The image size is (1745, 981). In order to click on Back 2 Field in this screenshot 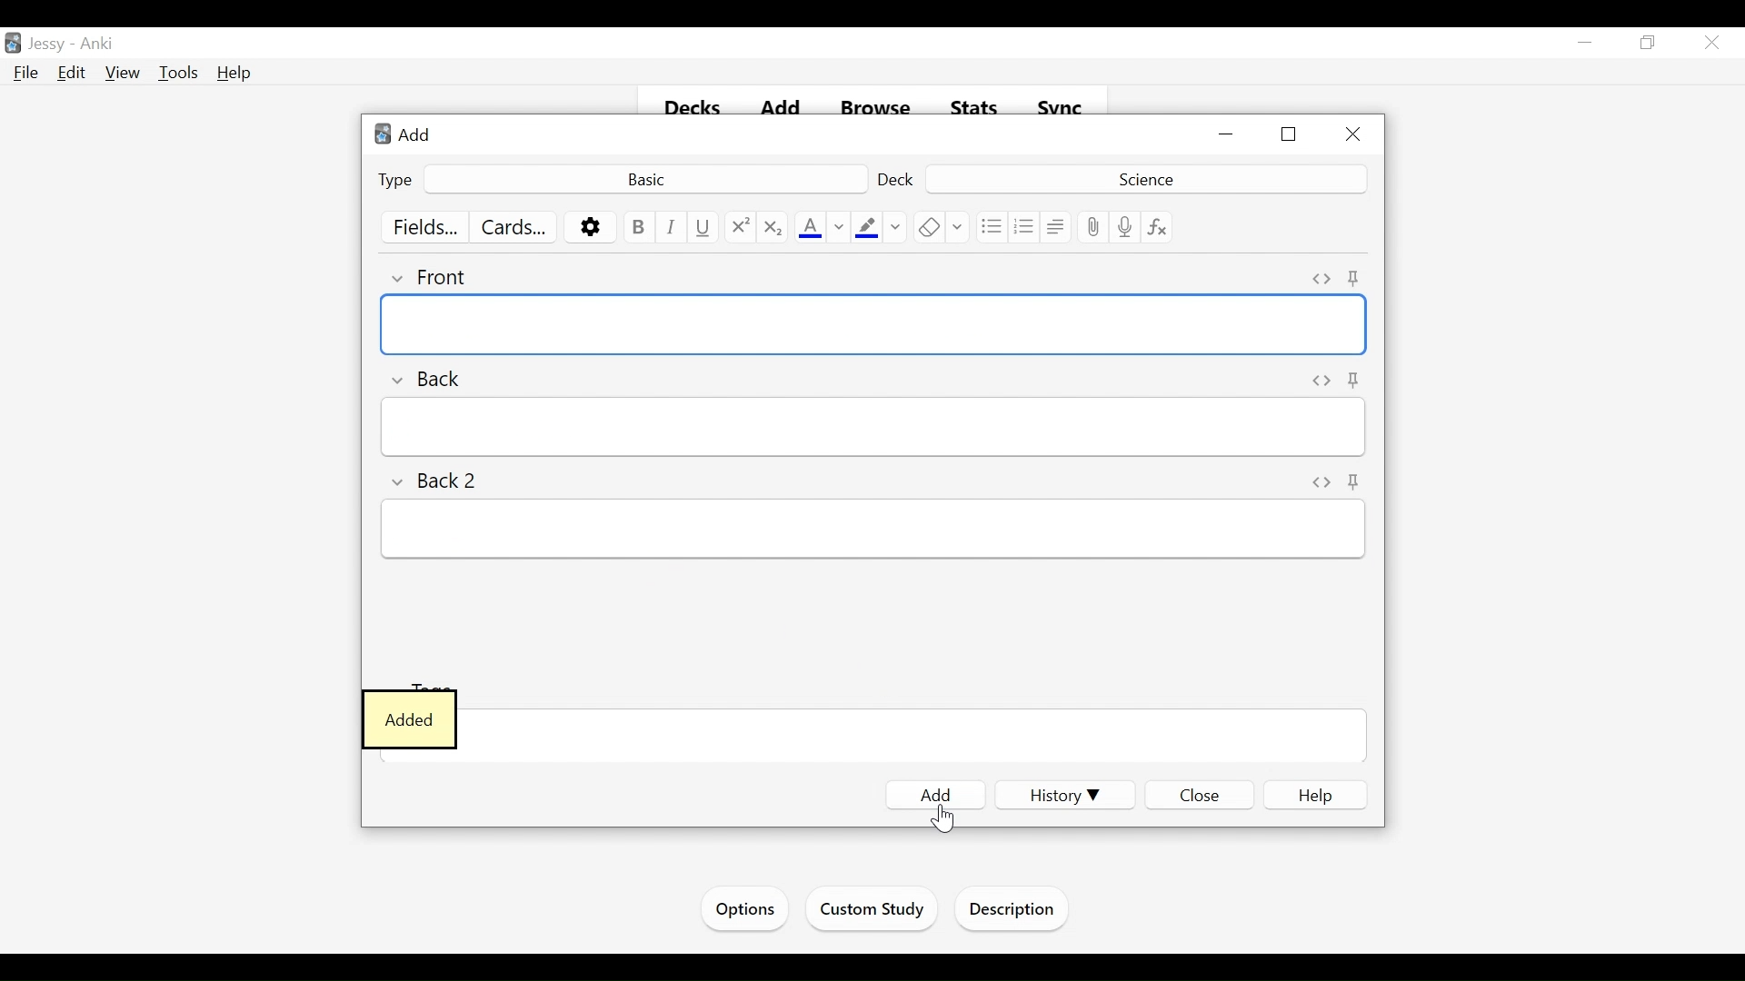, I will do `click(871, 531)`.